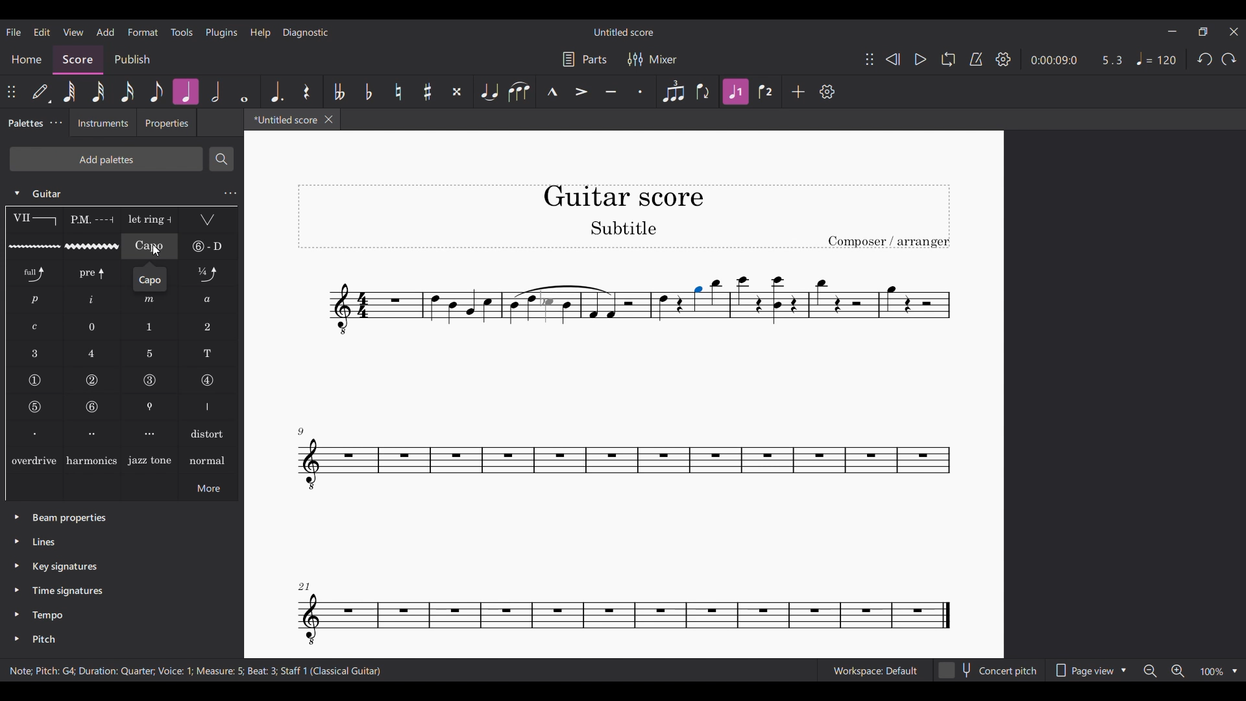  Describe the element at coordinates (1178, 671) in the screenshot. I see `Zoom in` at that location.